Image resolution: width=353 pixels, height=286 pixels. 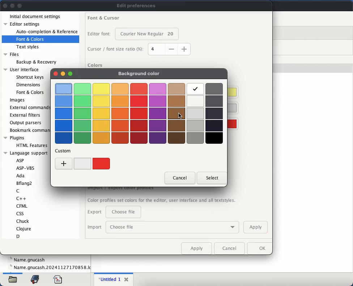 What do you see at coordinates (138, 5) in the screenshot?
I see `edit preferences` at bounding box center [138, 5].